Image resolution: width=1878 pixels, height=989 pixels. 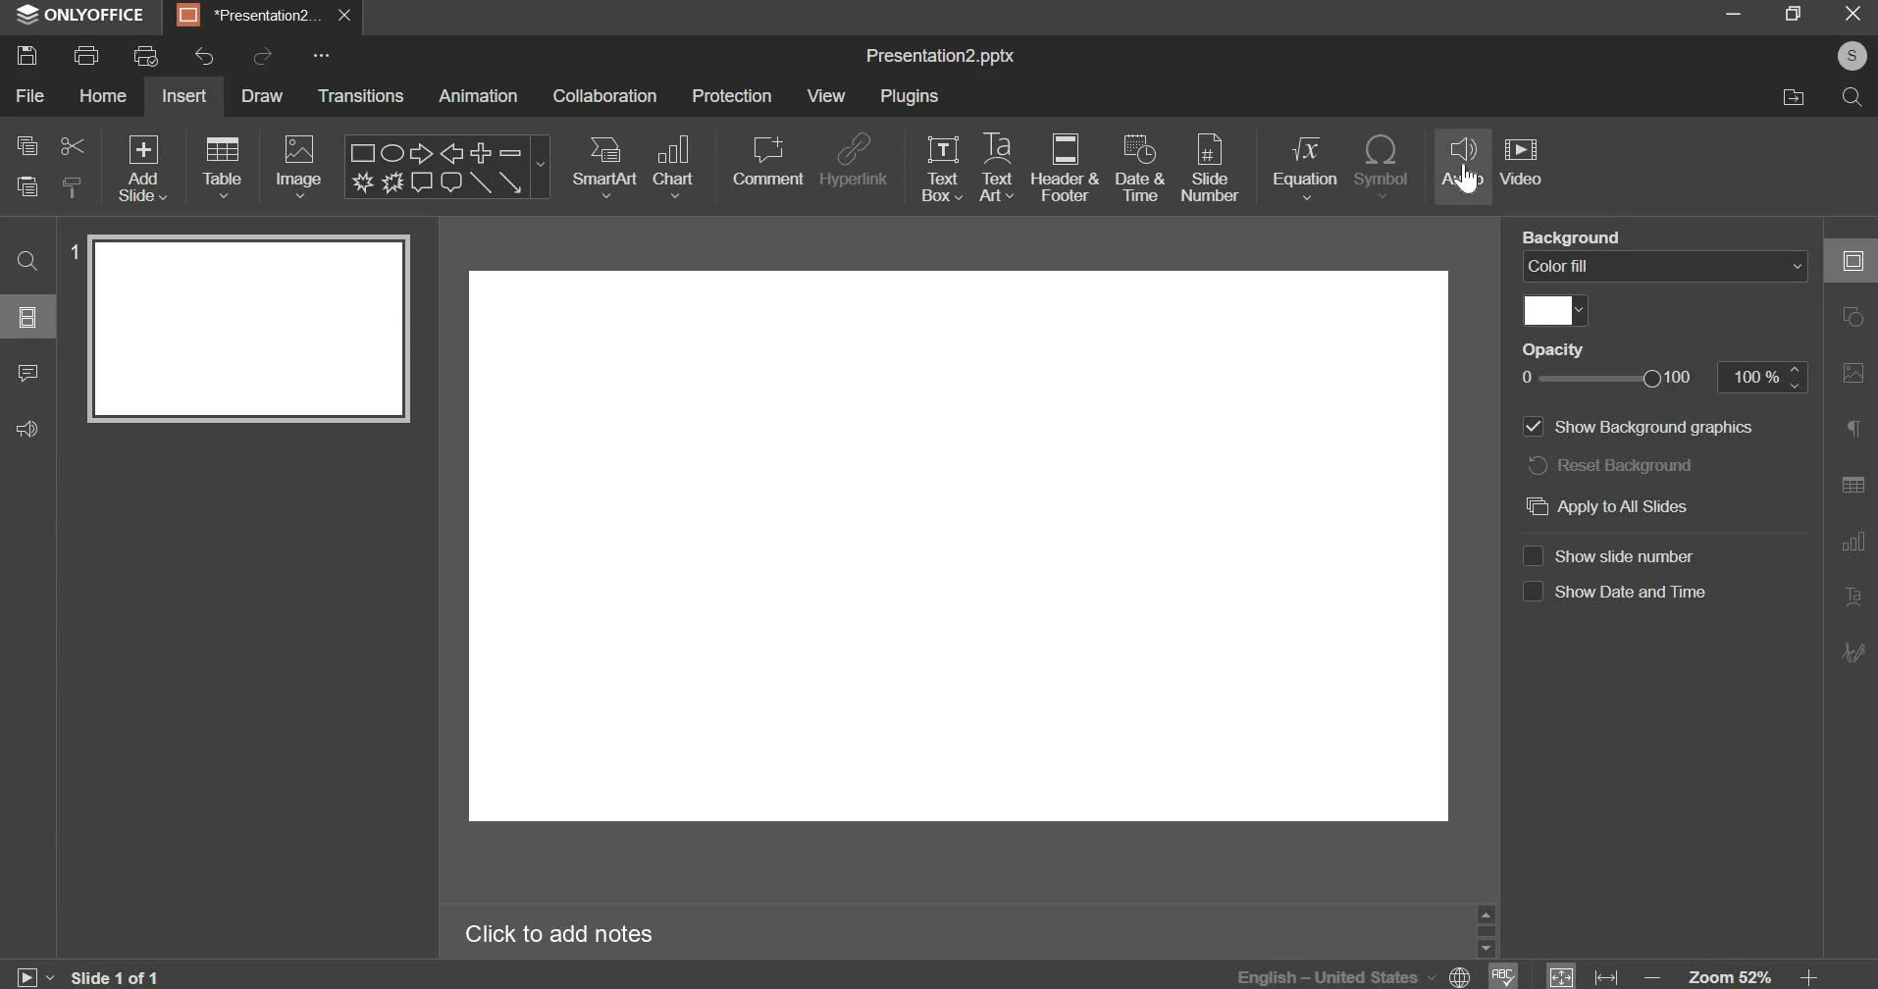 I want to click on onlyoffice, so click(x=82, y=17).